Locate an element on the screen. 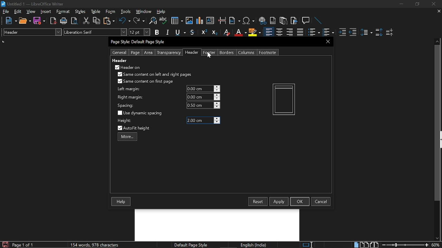 This screenshot has height=248, width=442.  language is located at coordinates (254, 245).